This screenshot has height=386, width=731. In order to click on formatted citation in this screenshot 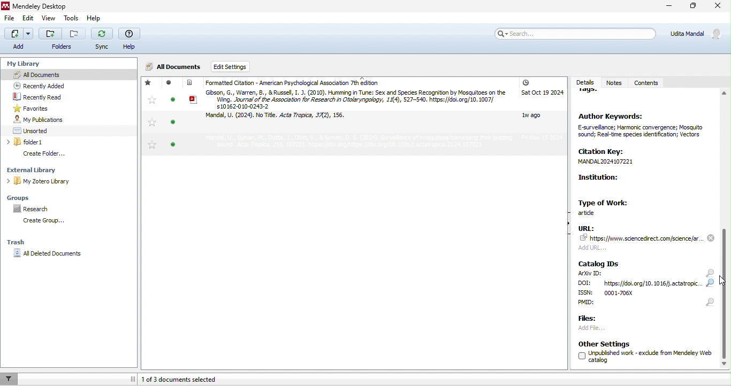, I will do `click(288, 83)`.